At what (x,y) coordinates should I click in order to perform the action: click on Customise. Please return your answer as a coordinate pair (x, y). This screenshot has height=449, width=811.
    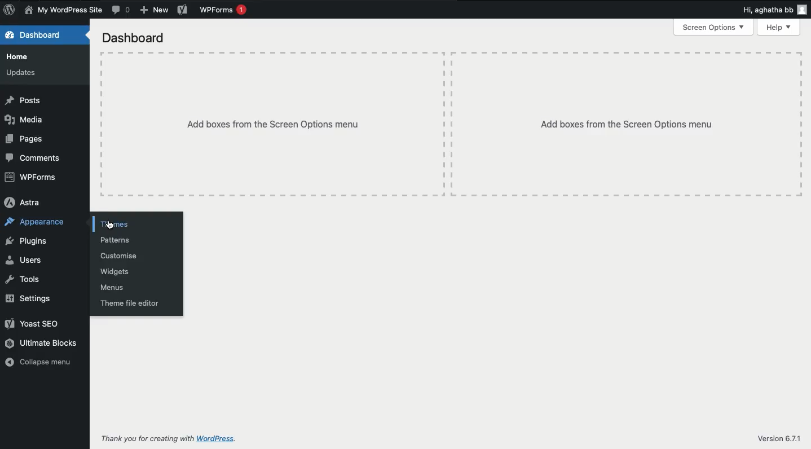
    Looking at the image, I should click on (118, 256).